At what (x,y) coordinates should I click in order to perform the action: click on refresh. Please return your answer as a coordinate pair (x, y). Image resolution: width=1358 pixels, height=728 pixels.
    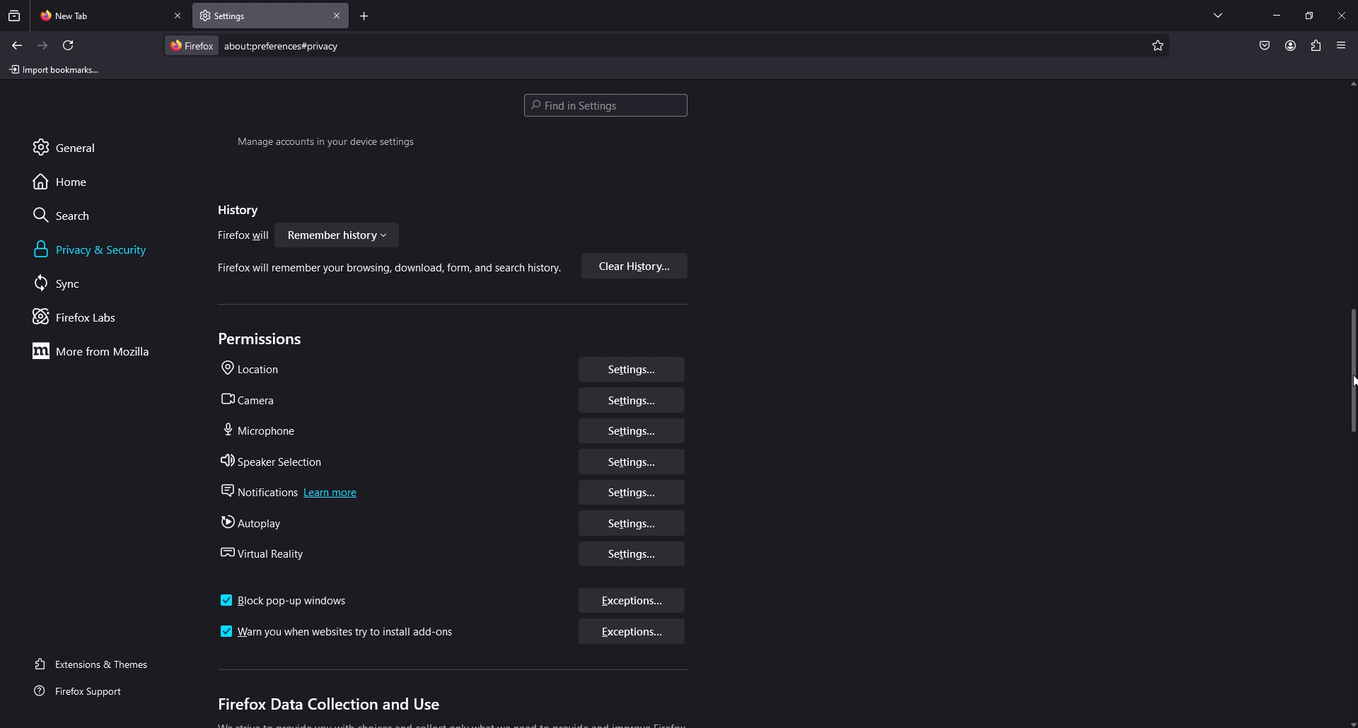
    Looking at the image, I should click on (69, 45).